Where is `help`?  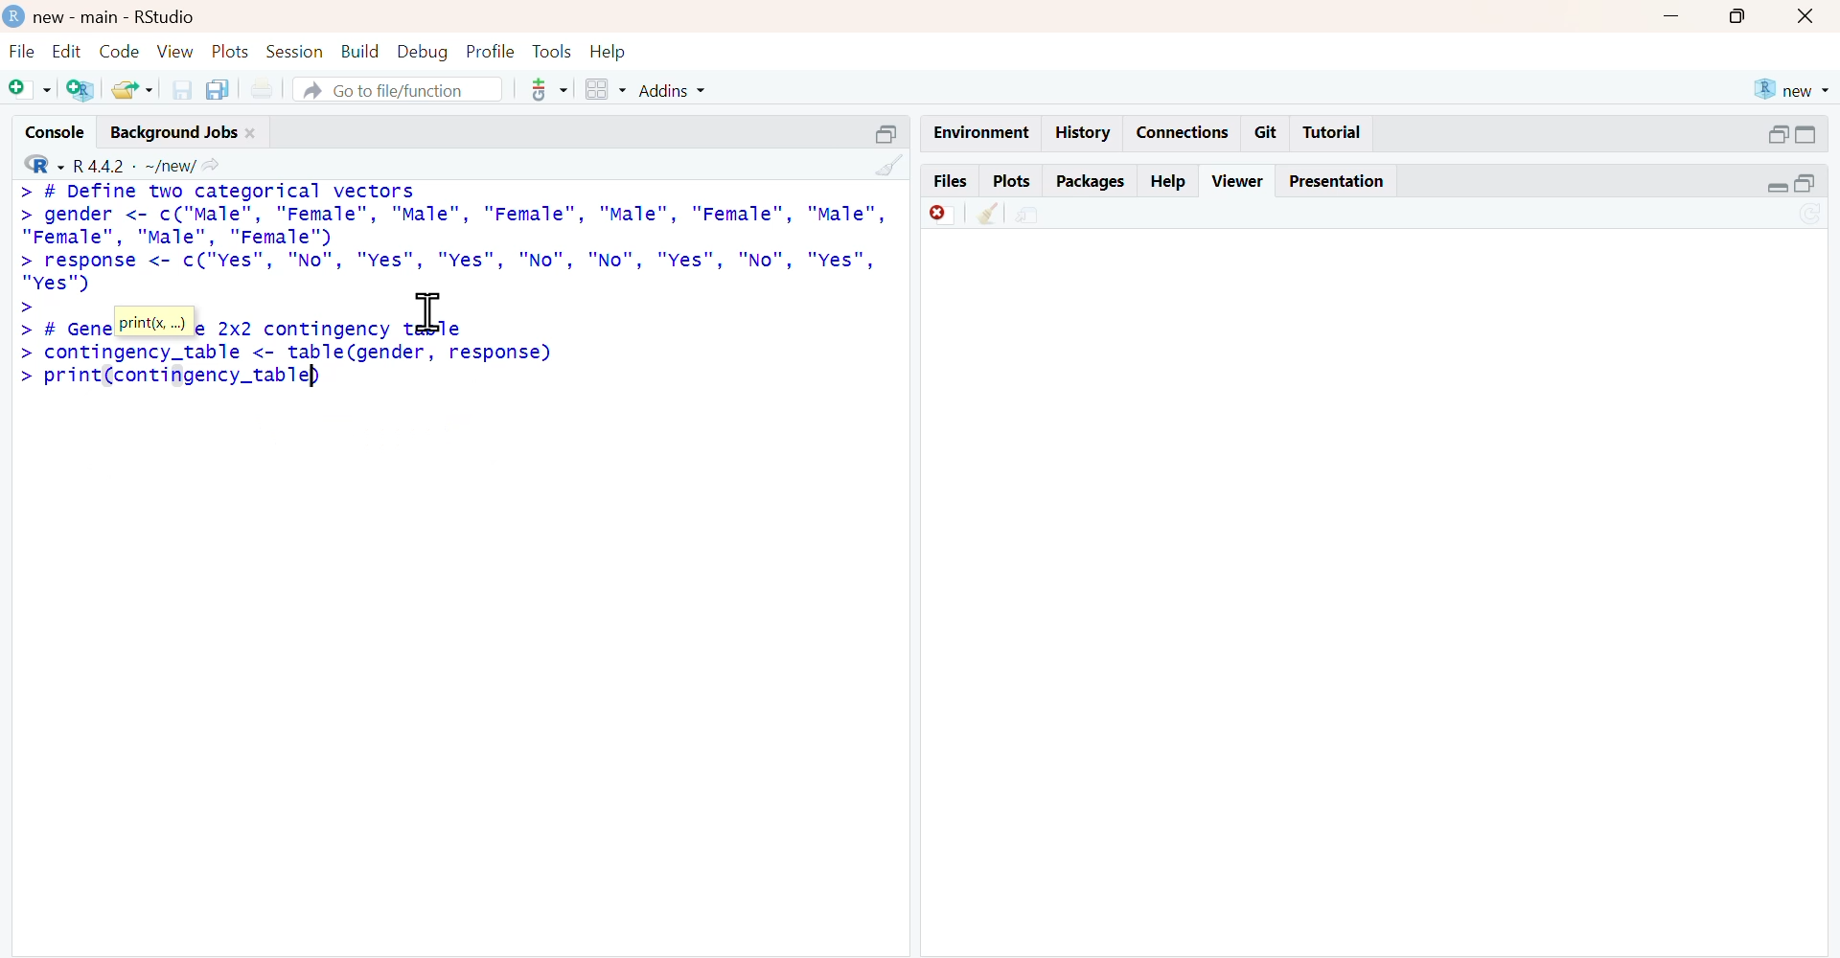 help is located at coordinates (1169, 183).